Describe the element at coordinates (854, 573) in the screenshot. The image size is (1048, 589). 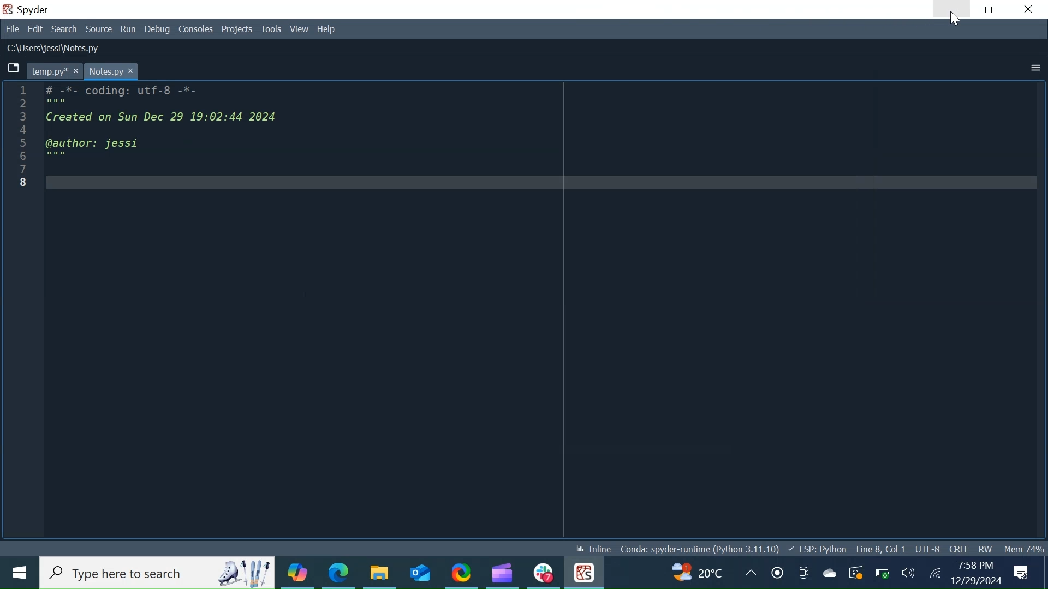
I see `Restart Update` at that location.